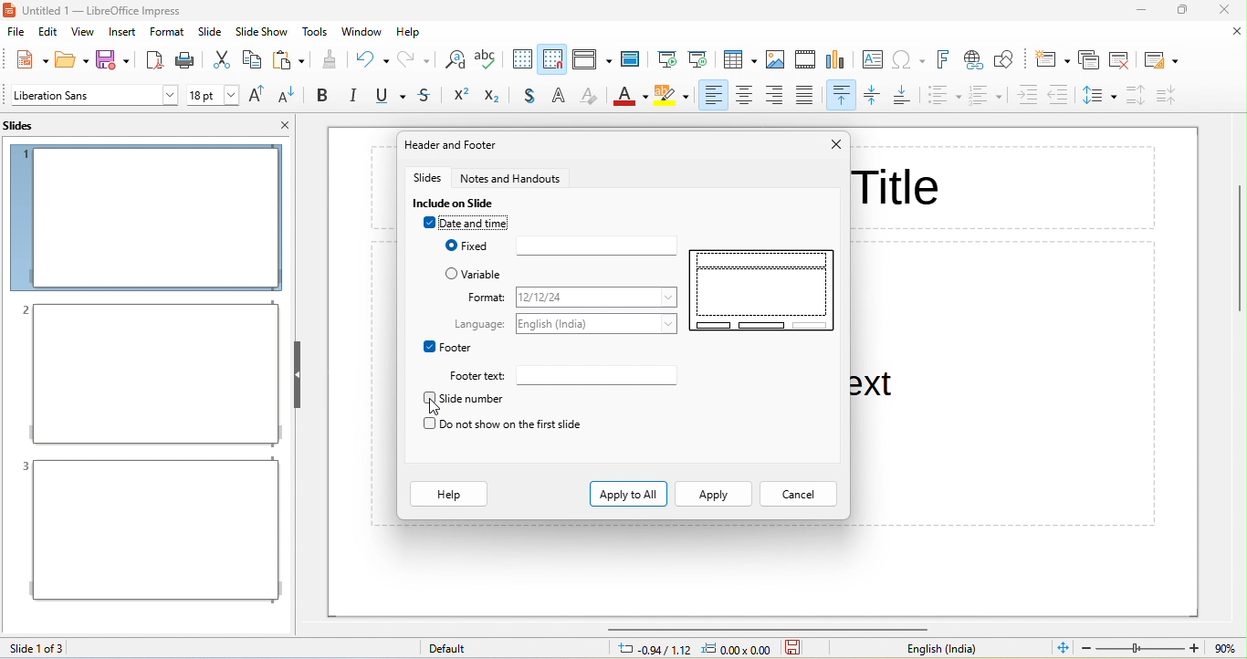  I want to click on apply outline attribute to font , so click(561, 96).